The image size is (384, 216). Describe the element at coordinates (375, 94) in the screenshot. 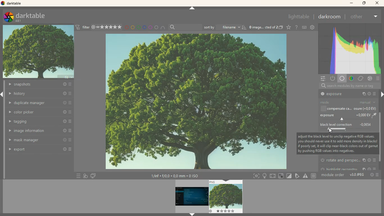

I see `more` at that location.